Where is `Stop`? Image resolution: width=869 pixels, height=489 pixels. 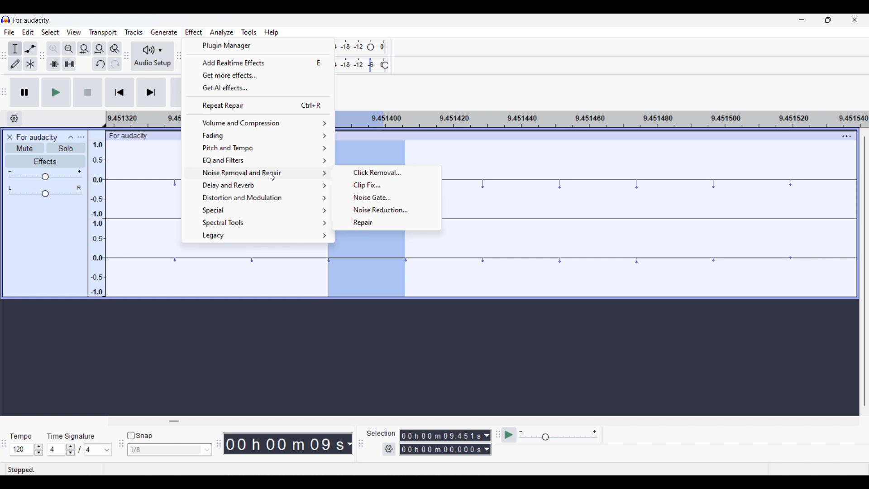 Stop is located at coordinates (88, 92).